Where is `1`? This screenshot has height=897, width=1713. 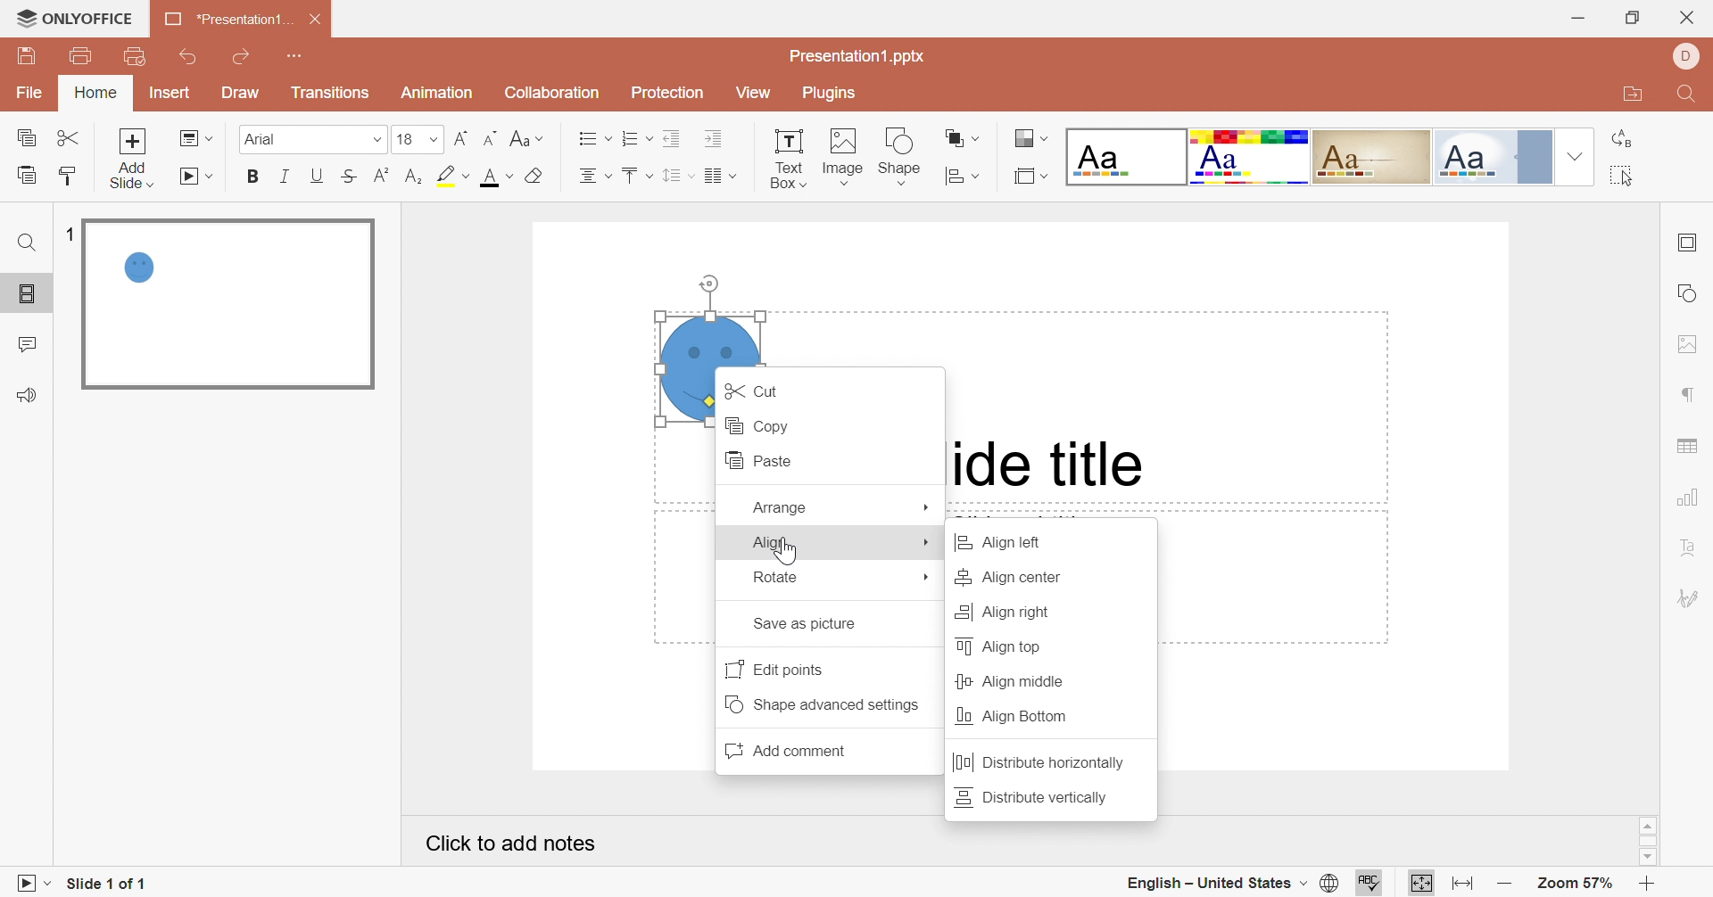
1 is located at coordinates (69, 231).